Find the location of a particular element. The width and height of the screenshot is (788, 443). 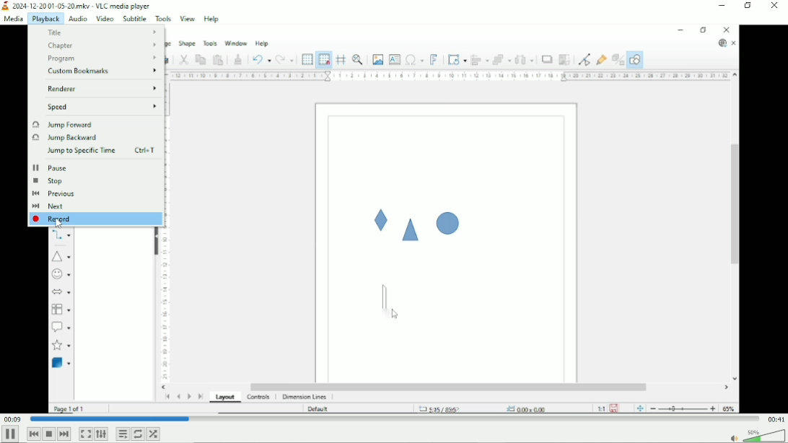

Subtitle is located at coordinates (136, 19).